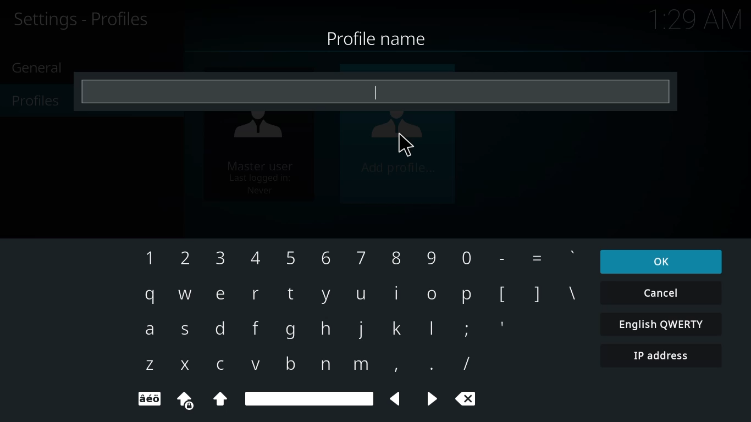  I want to click on backward, so click(428, 399).